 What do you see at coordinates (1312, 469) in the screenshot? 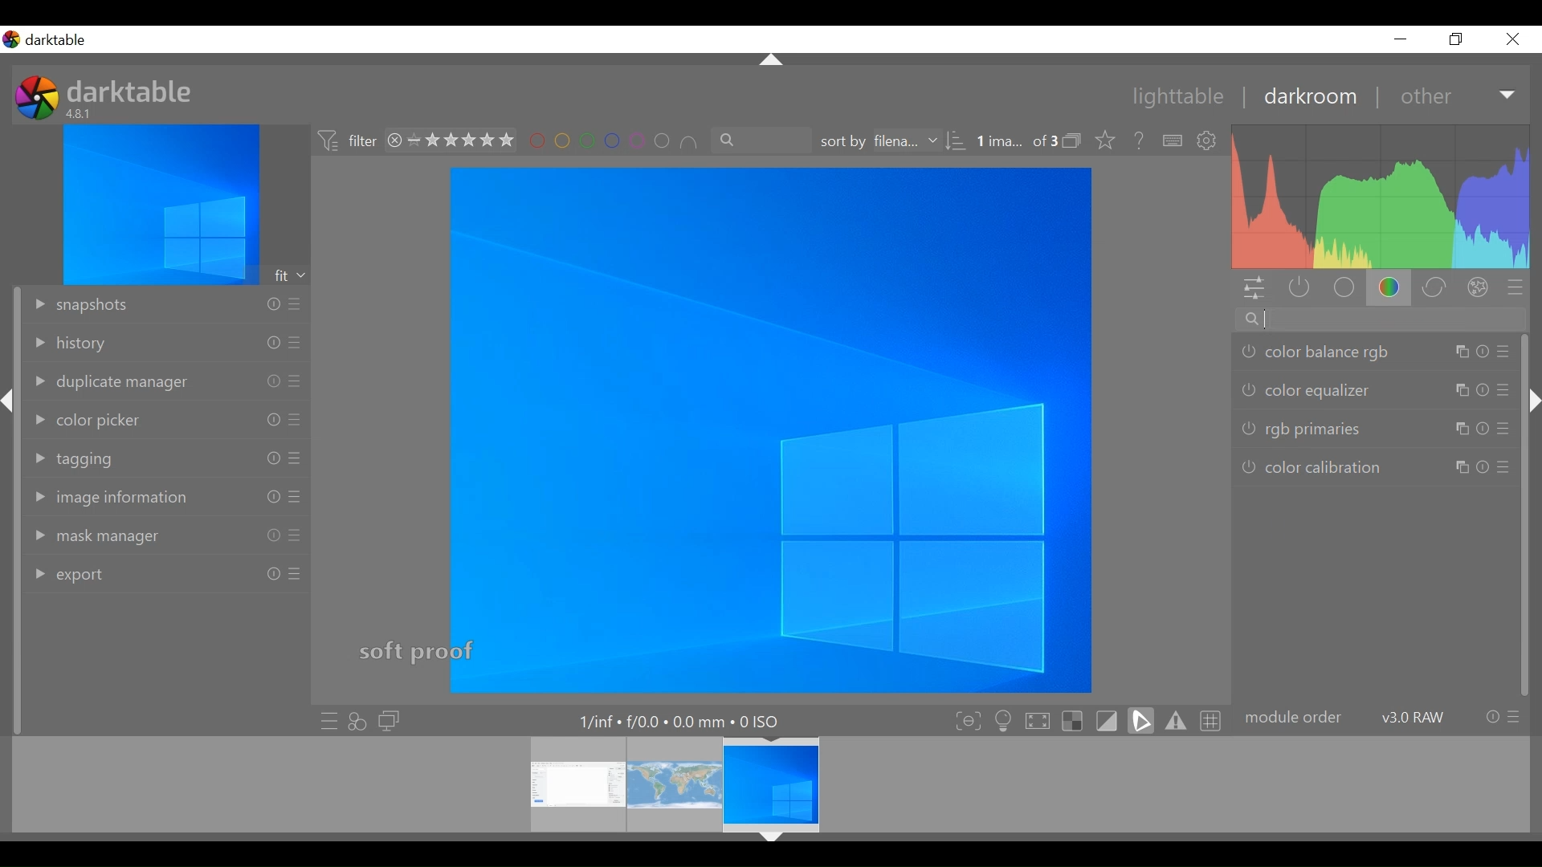
I see `color calibrations` at bounding box center [1312, 469].